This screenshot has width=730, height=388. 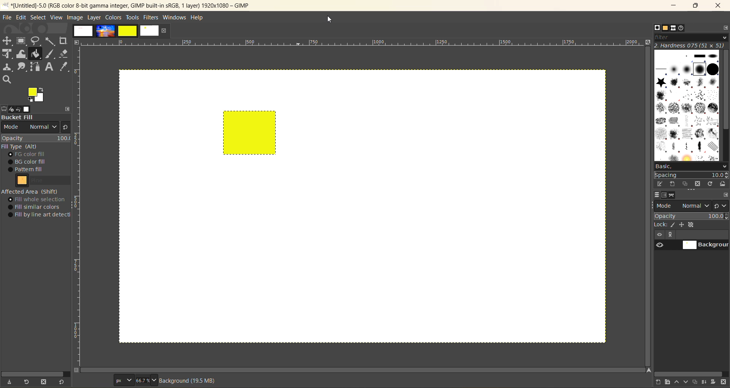 I want to click on bg color, so click(x=31, y=161).